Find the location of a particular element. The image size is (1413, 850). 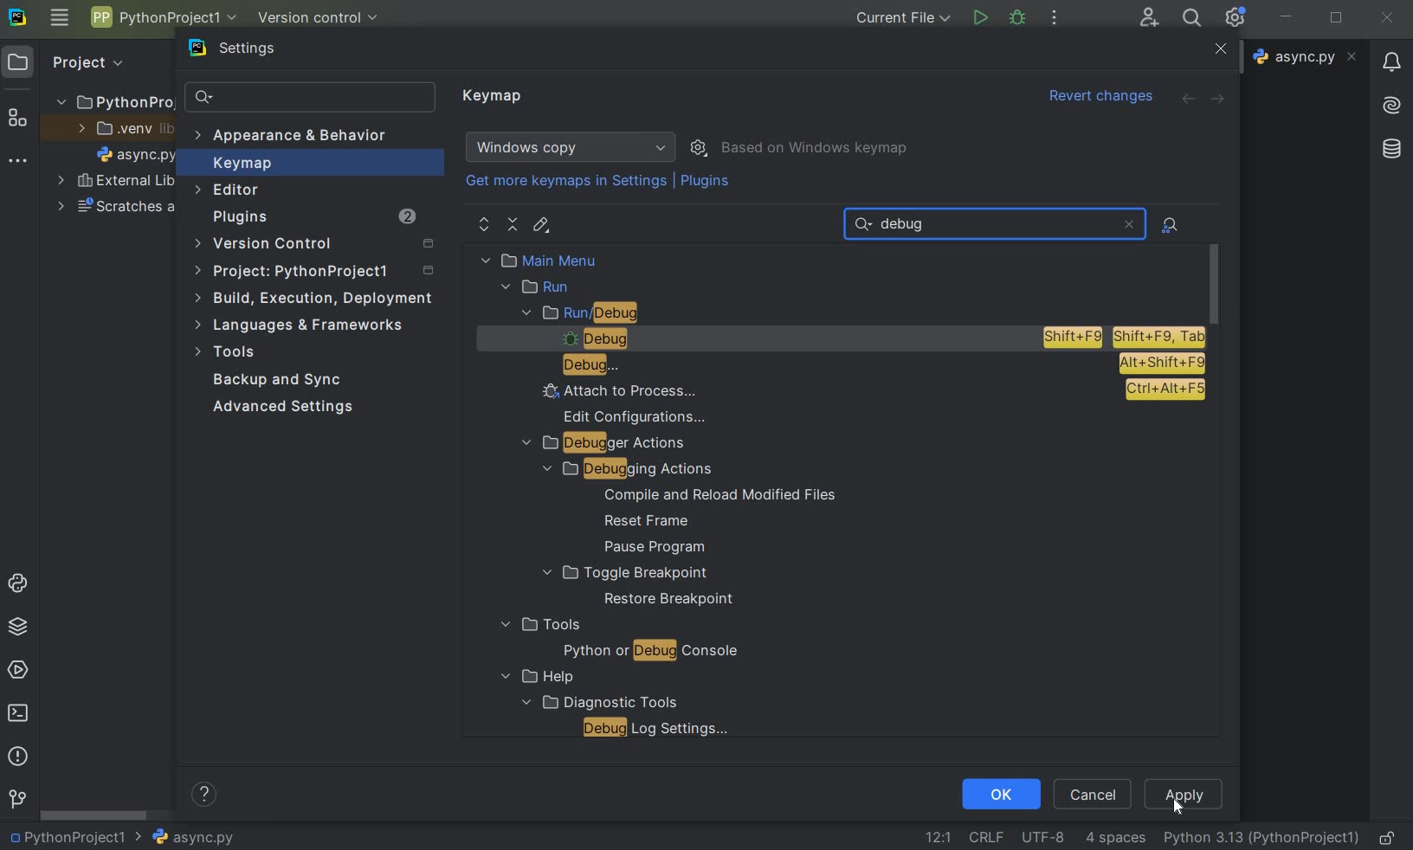

keymap is located at coordinates (240, 165).